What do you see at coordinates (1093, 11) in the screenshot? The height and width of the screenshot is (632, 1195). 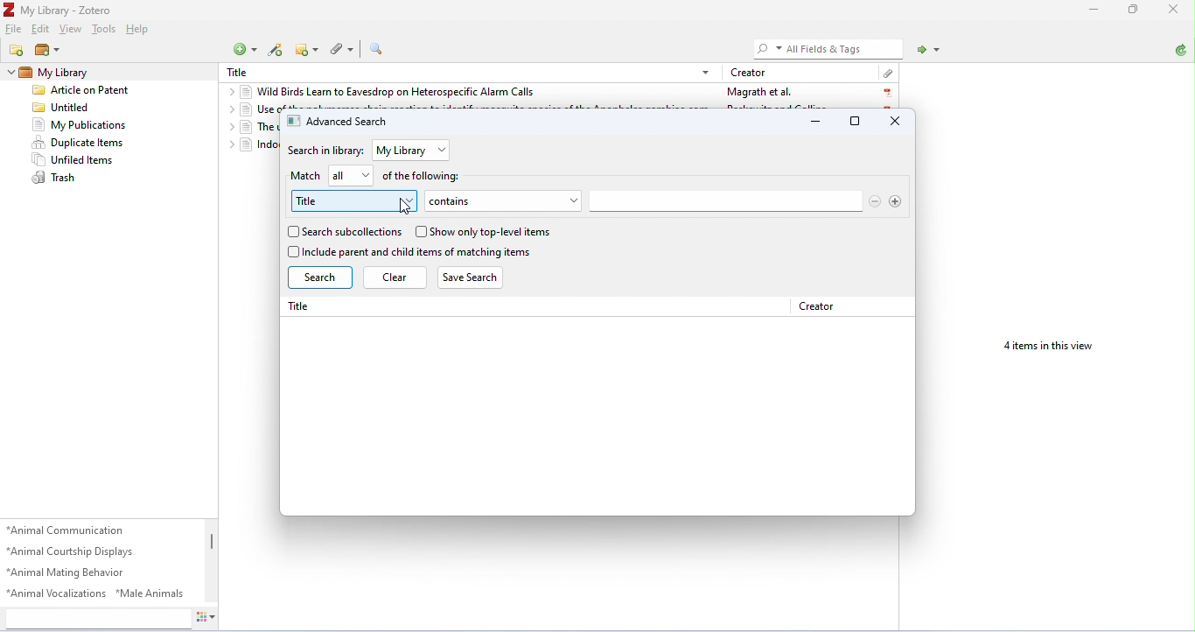 I see `minimize` at bounding box center [1093, 11].